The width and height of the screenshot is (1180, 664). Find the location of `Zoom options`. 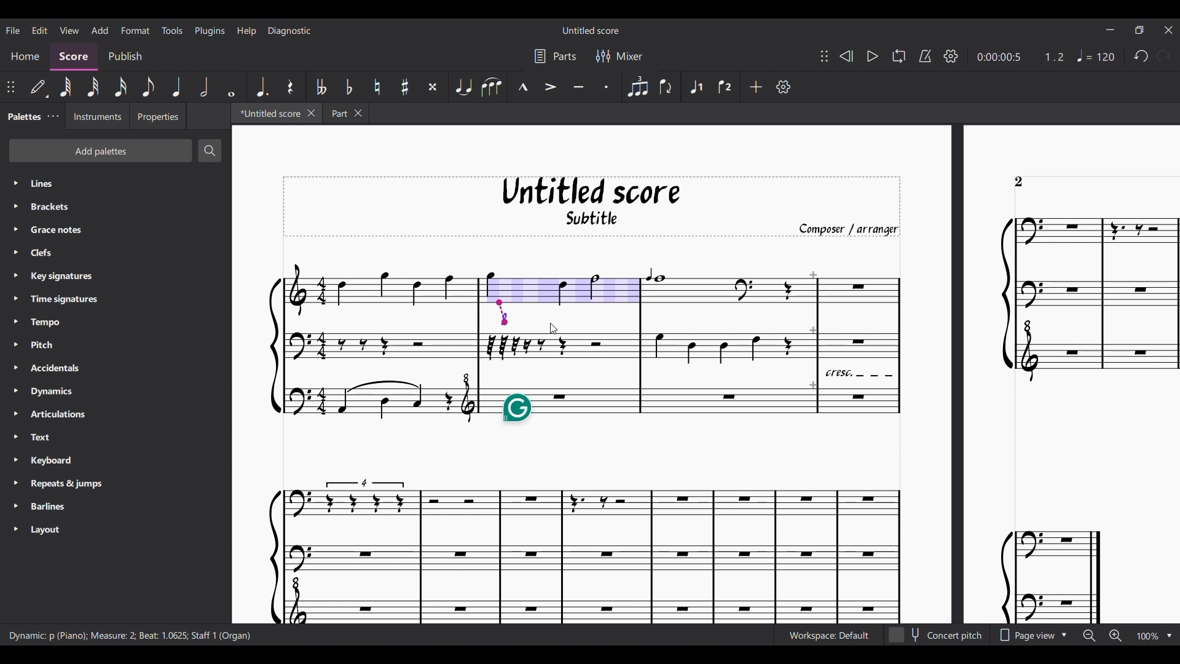

Zoom options is located at coordinates (1169, 636).